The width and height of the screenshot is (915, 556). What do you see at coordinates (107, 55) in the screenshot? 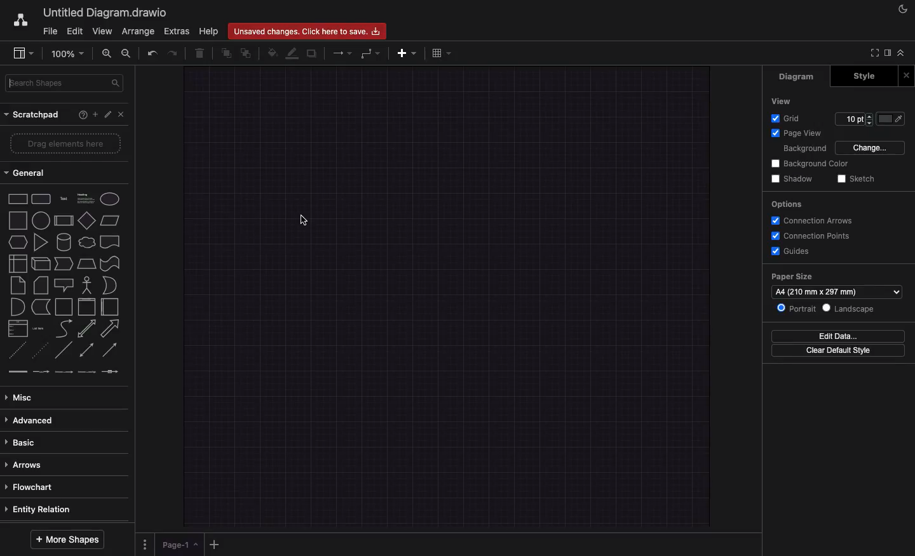
I see `Zoom in` at bounding box center [107, 55].